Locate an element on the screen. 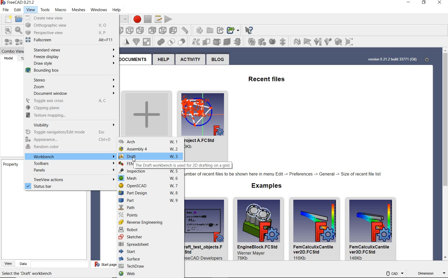  rear is located at coordinates (141, 30).